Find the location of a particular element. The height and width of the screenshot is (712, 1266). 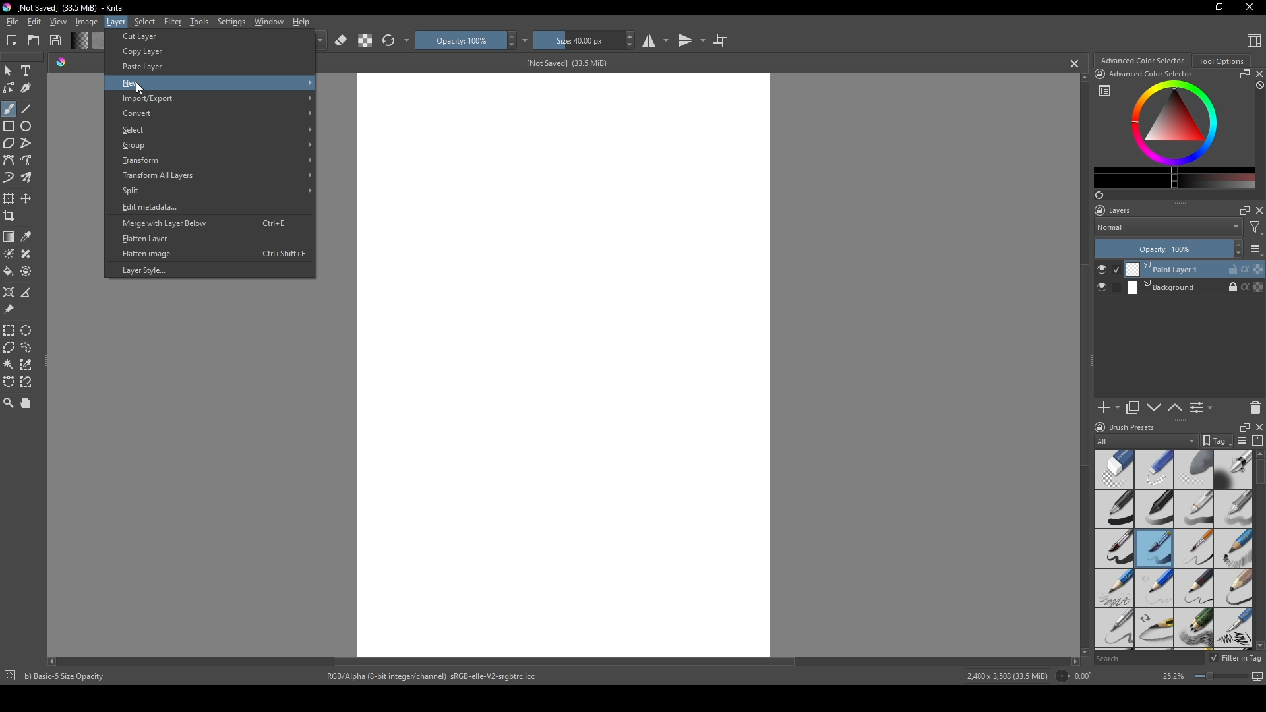

close is located at coordinates (1258, 427).